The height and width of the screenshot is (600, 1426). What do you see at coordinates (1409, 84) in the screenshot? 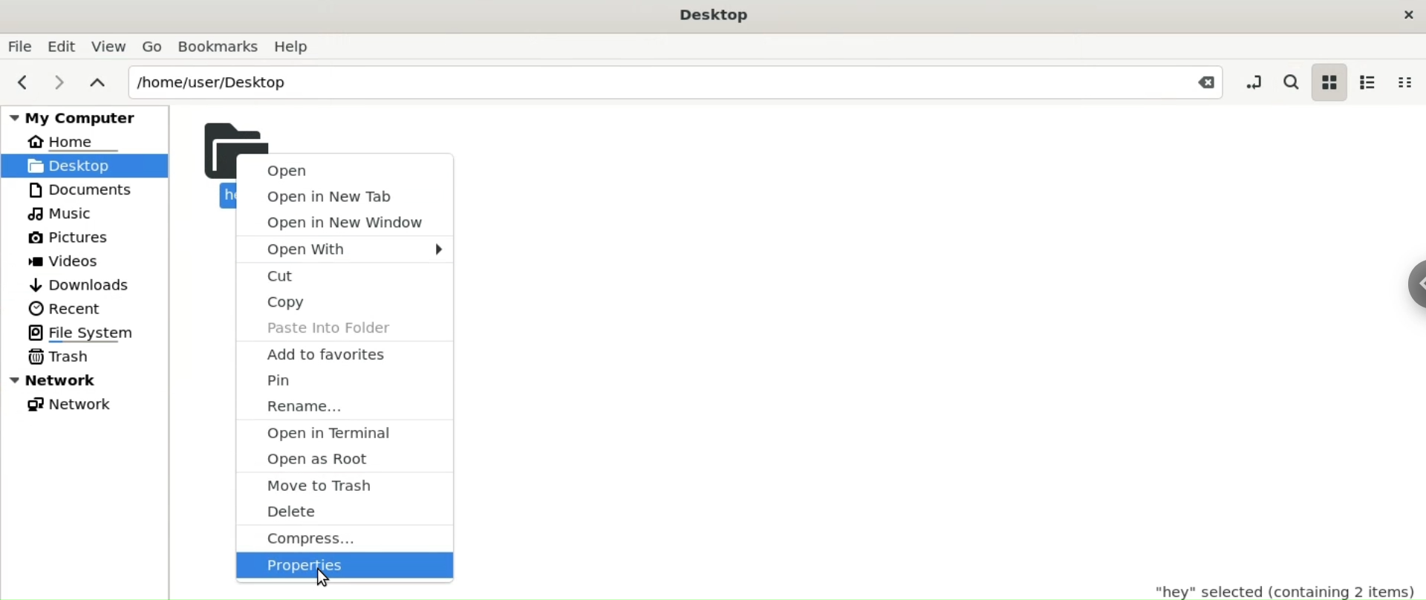
I see `compact view` at bounding box center [1409, 84].